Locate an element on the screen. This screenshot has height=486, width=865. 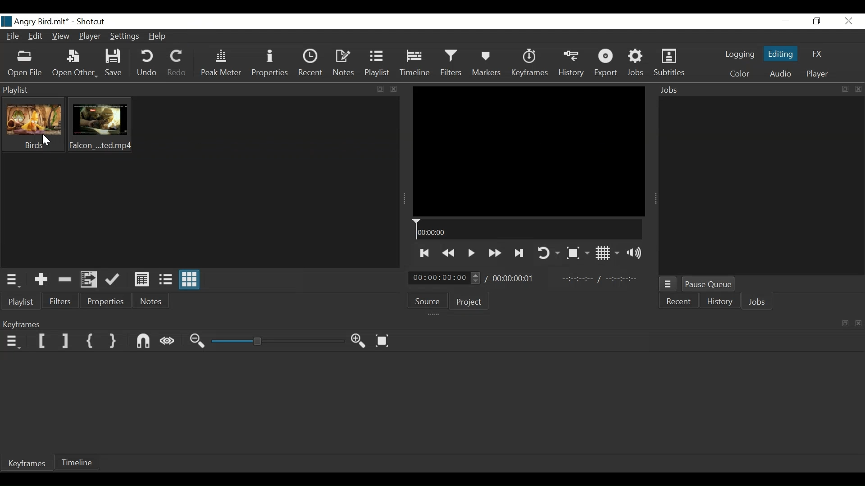
Settings is located at coordinates (125, 36).